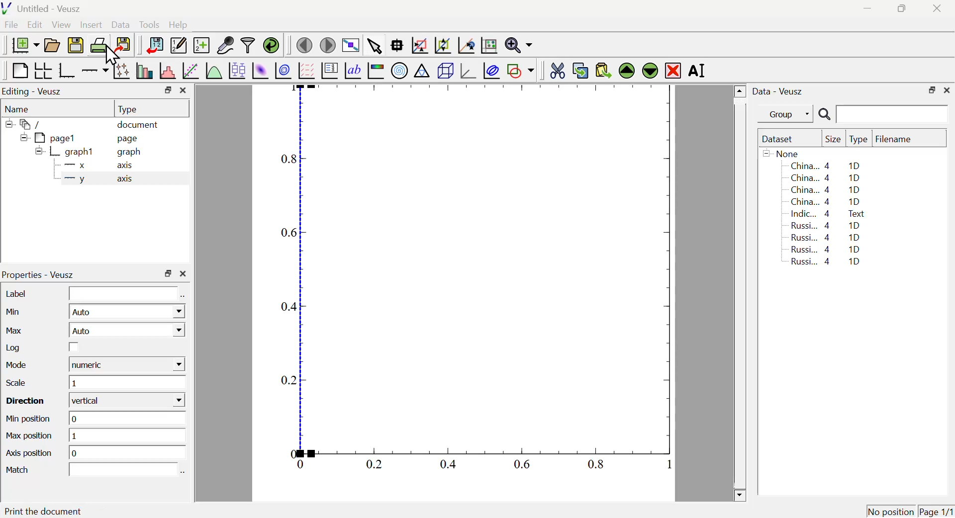 Image resolution: width=955 pixels, height=518 pixels. I want to click on Insert, so click(90, 25).